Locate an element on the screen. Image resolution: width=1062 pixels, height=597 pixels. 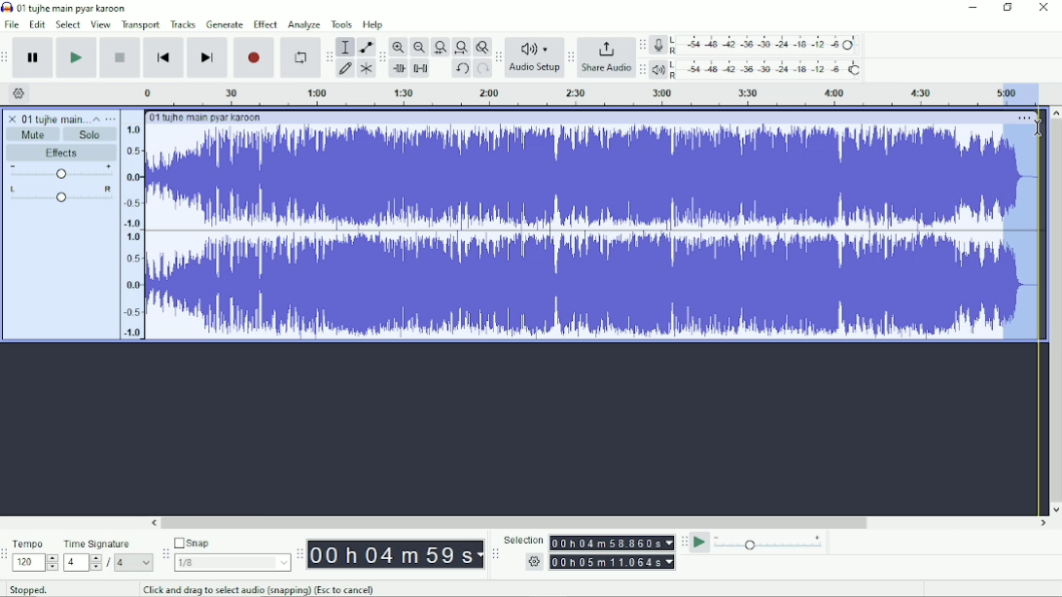
Fit project to width is located at coordinates (461, 47).